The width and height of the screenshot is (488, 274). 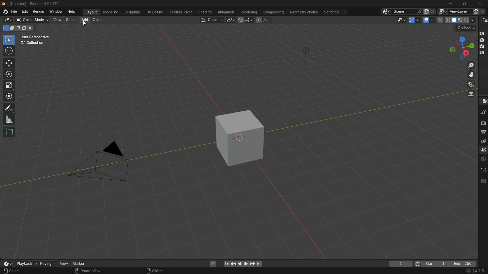 What do you see at coordinates (420, 11) in the screenshot?
I see `pin scene to workspace` at bounding box center [420, 11].